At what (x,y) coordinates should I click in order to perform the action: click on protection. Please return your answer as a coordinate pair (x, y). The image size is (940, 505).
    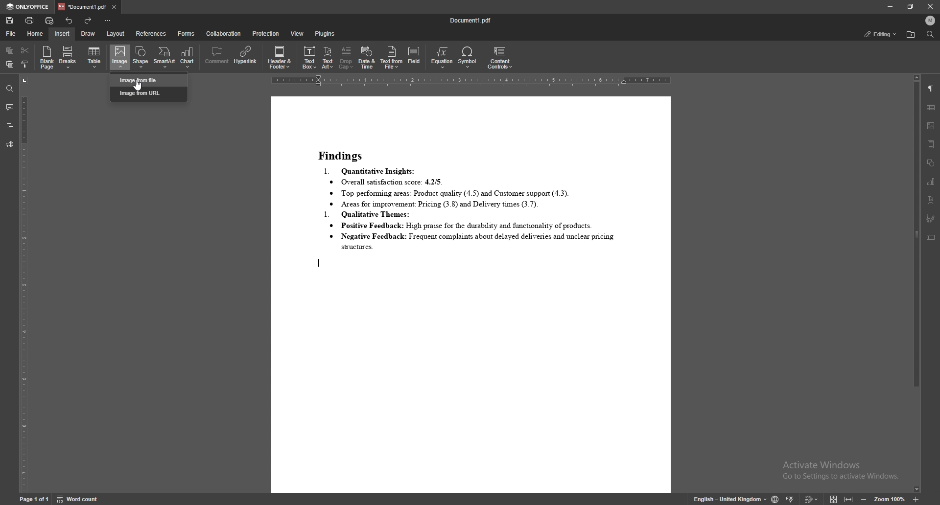
    Looking at the image, I should click on (265, 34).